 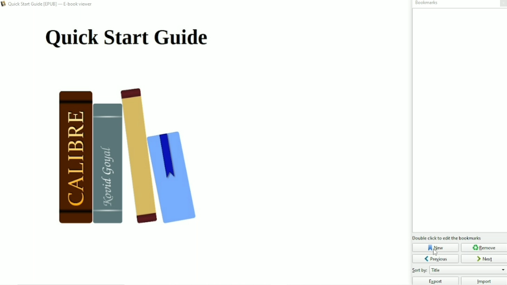 I want to click on Sort by, so click(x=459, y=270).